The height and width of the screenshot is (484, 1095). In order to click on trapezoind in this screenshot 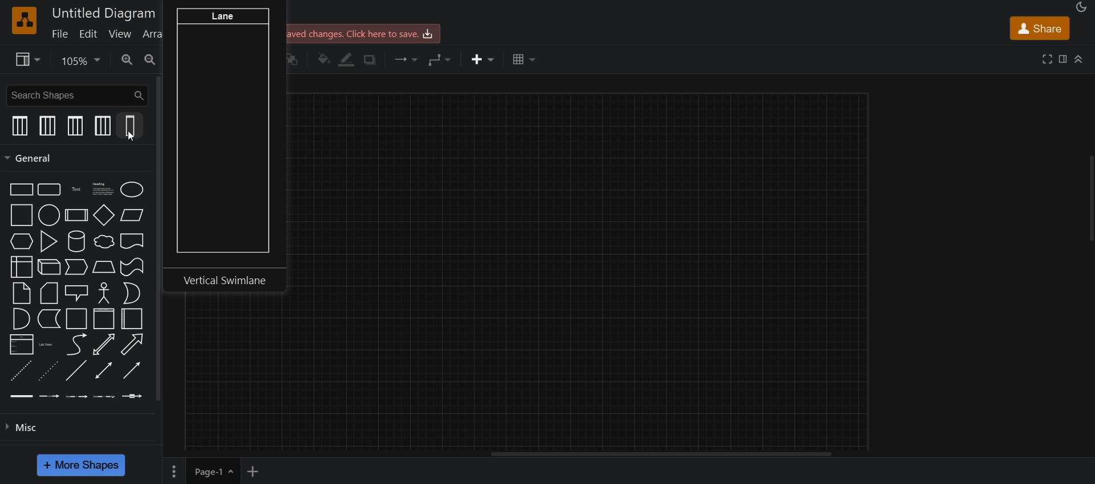, I will do `click(102, 268)`.